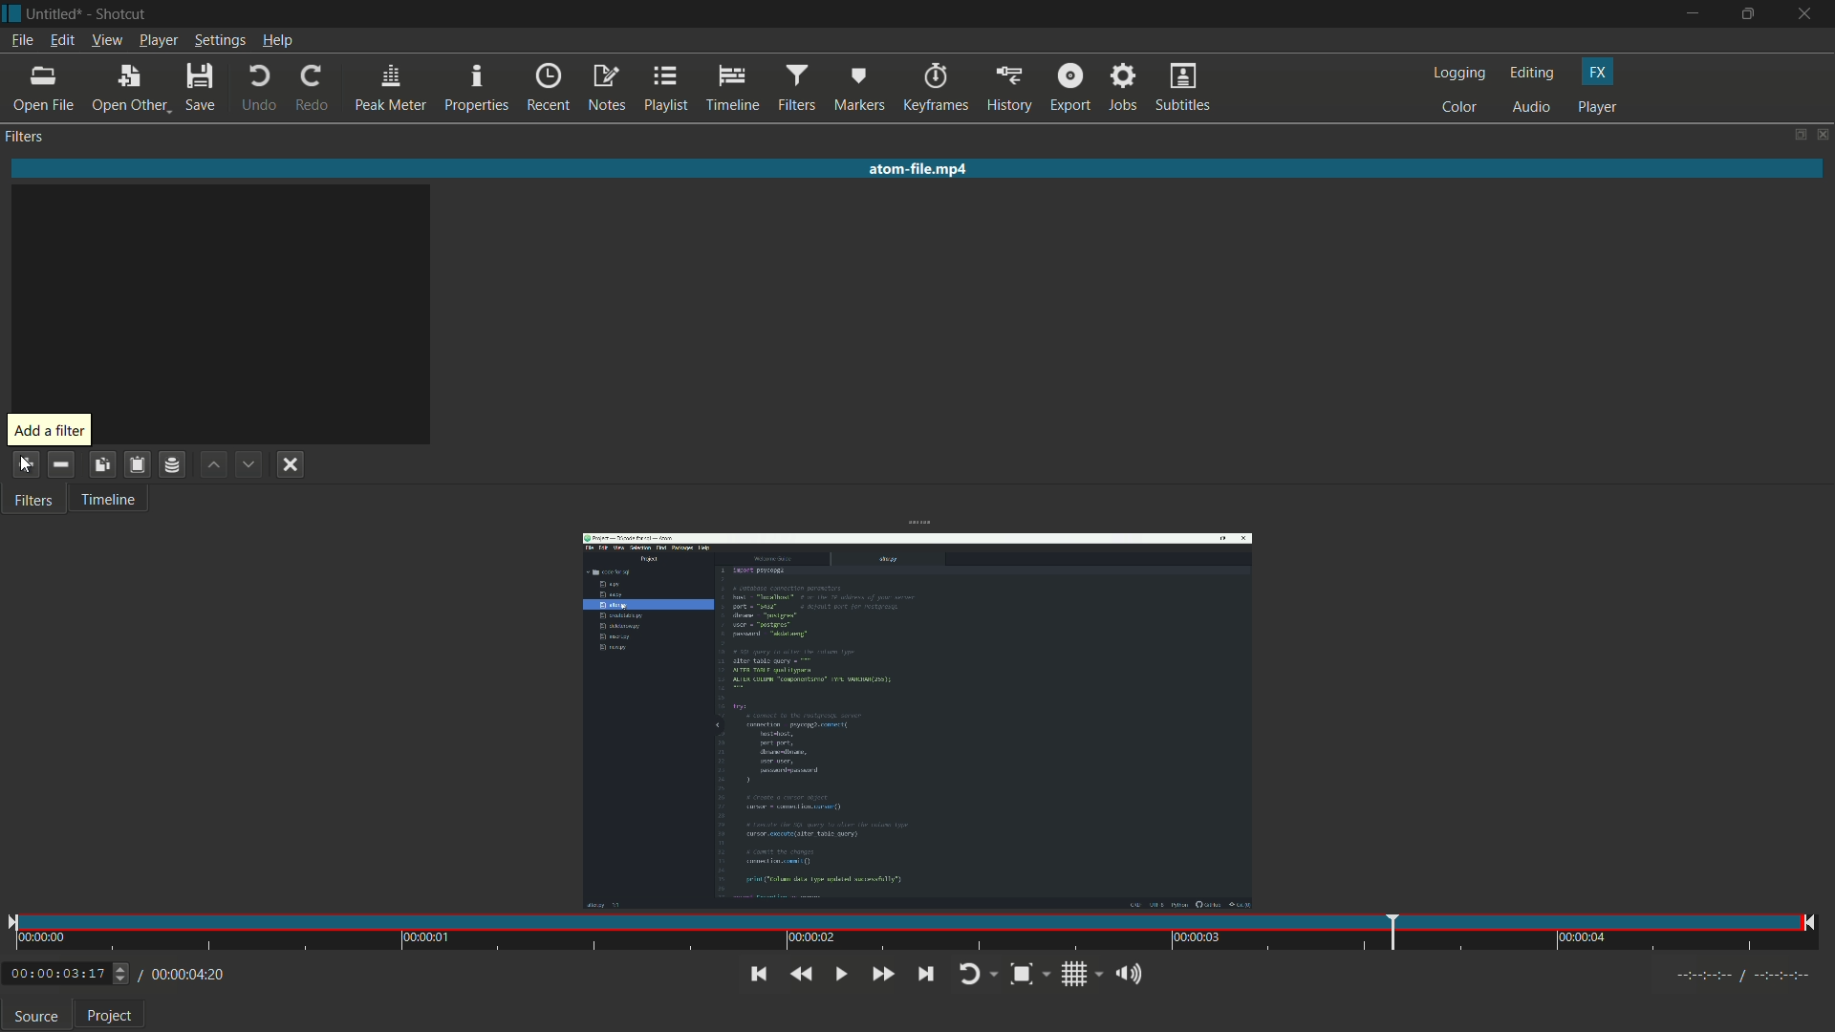 Image resolution: width=1835 pixels, height=1032 pixels. I want to click on subtitles, so click(1186, 88).